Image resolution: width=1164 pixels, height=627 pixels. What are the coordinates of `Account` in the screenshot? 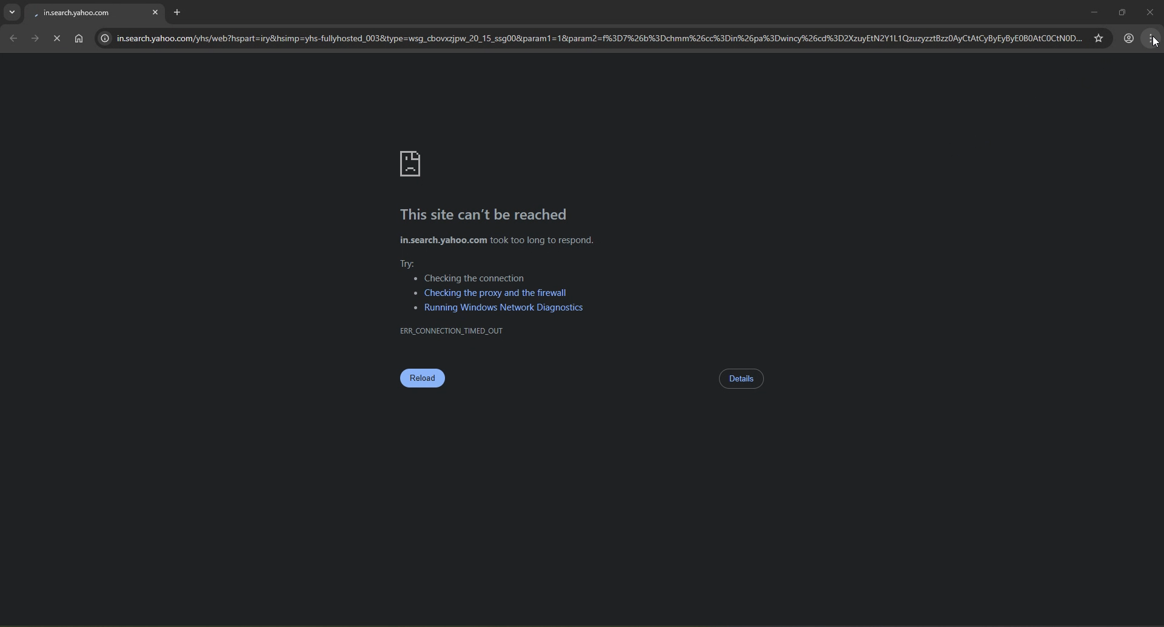 It's located at (1129, 38).